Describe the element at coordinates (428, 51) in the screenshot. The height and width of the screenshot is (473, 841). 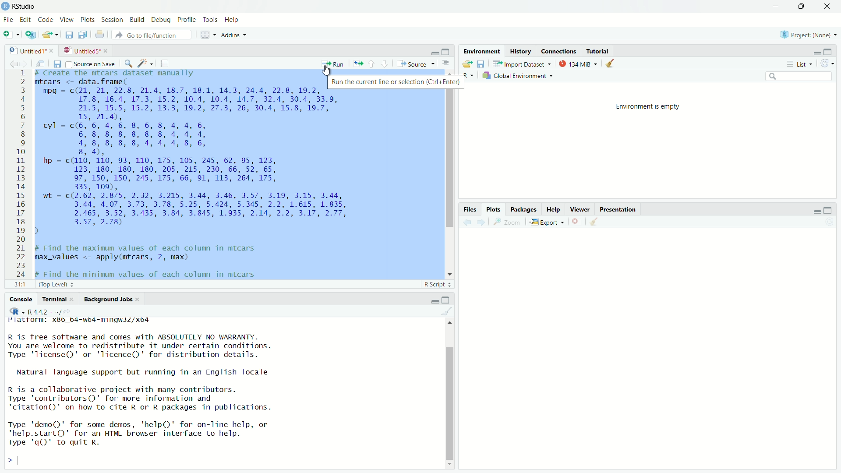
I see `minimise` at that location.